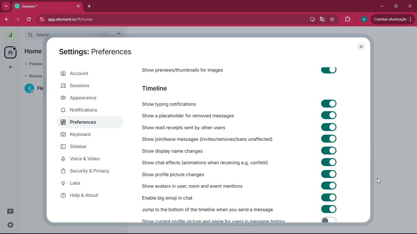  I want to click on A, so click(363, 19).